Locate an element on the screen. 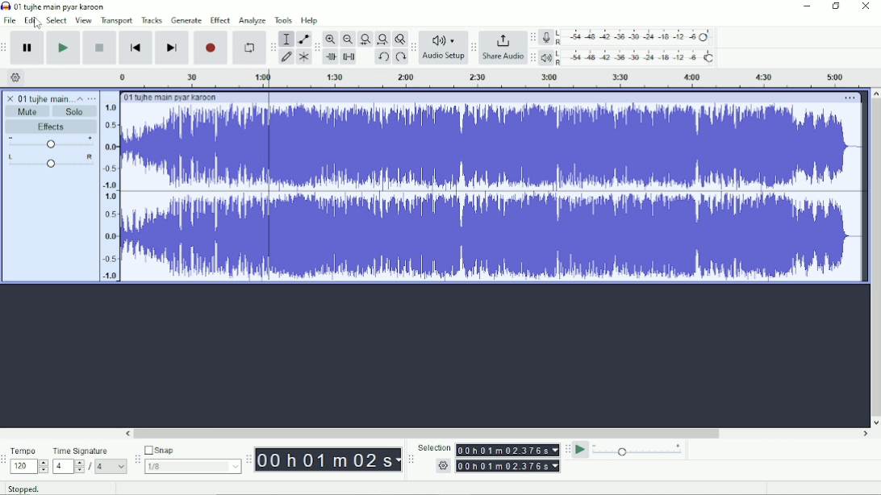 This screenshot has width=881, height=495. Audacity timetoolbar is located at coordinates (248, 460).